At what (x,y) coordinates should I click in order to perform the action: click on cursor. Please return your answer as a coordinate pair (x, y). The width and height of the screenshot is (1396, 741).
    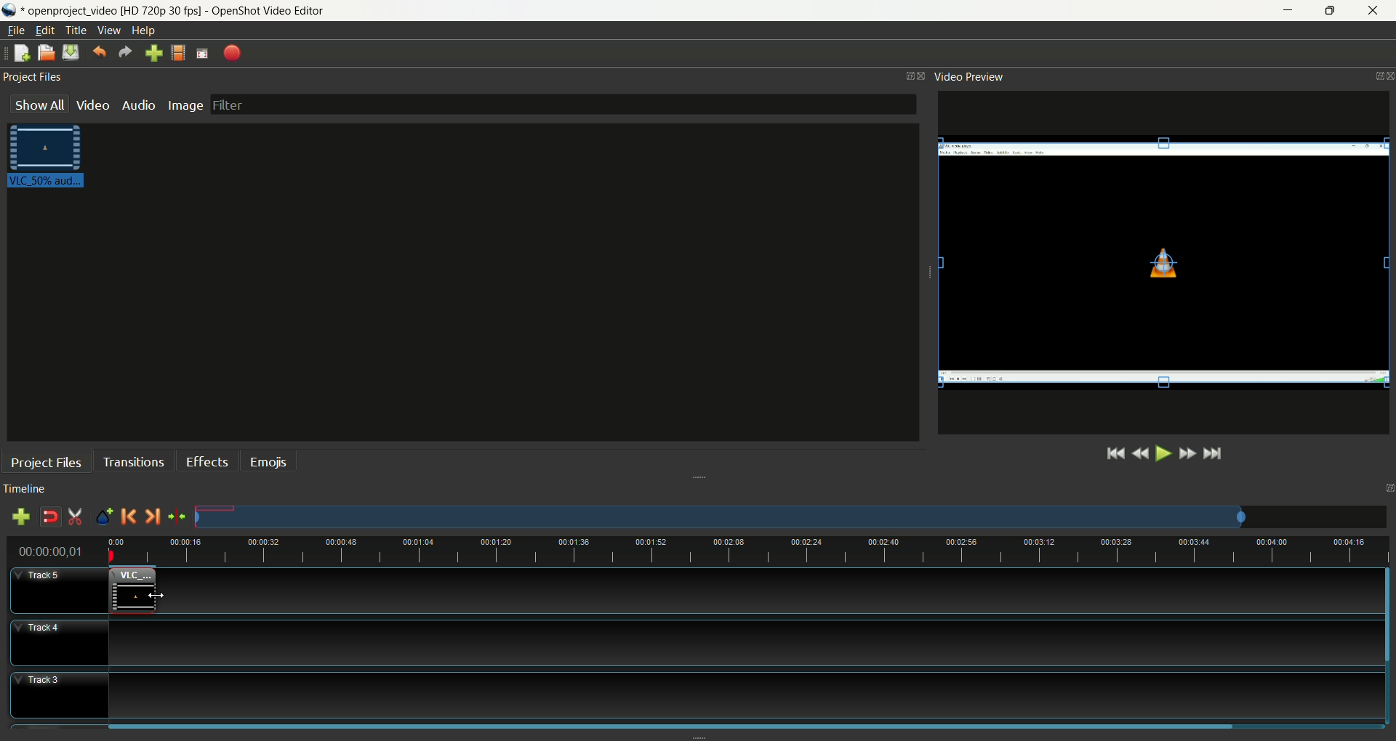
    Looking at the image, I should click on (156, 593).